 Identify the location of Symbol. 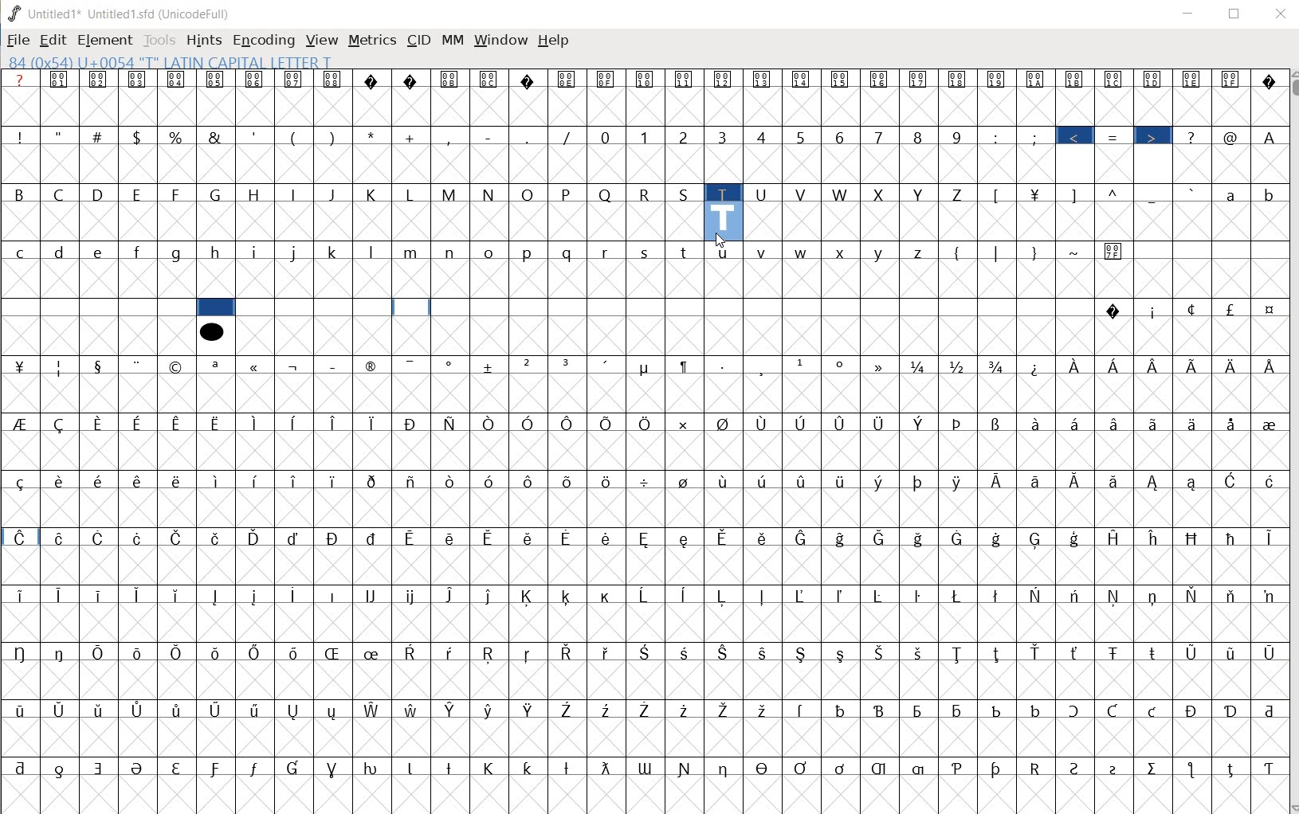
(453, 538).